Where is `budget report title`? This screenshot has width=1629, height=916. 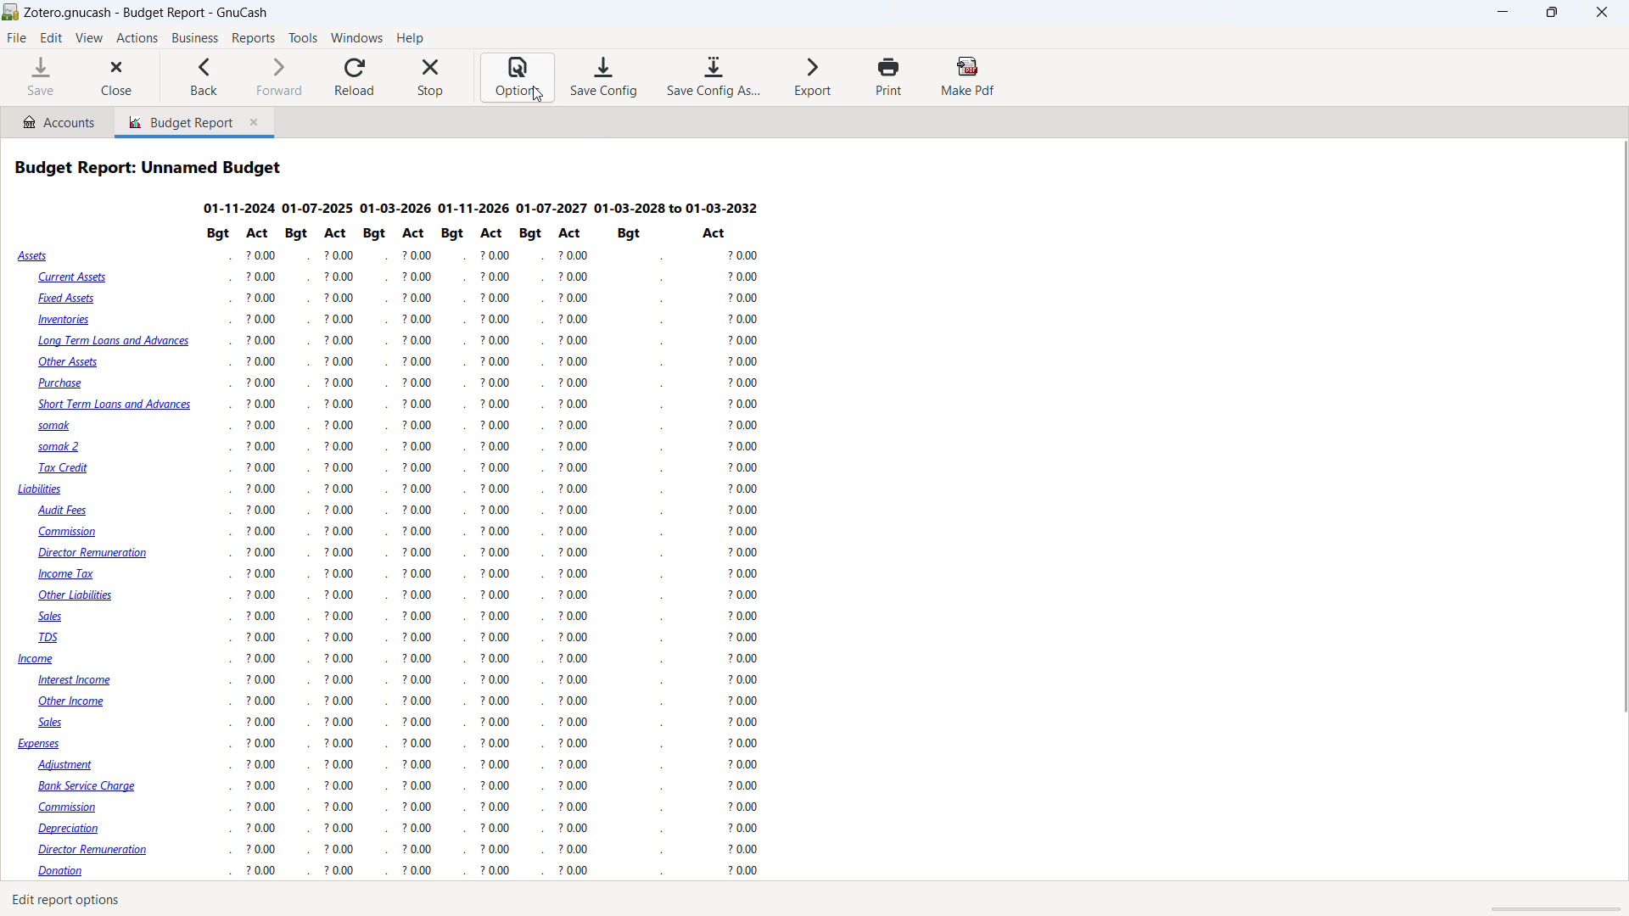
budget report title is located at coordinates (151, 167).